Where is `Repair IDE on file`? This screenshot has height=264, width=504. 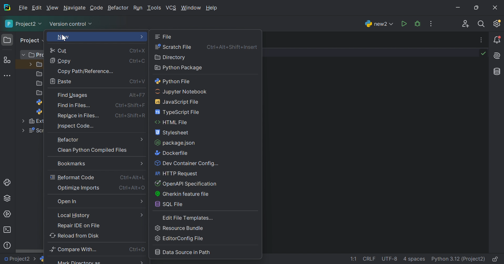 Repair IDE on file is located at coordinates (79, 225).